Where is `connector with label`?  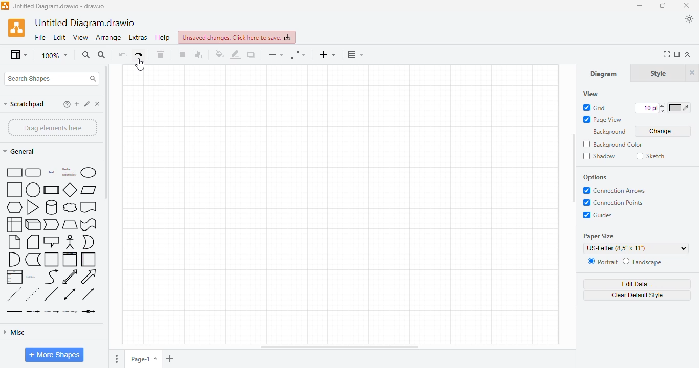
connector with label is located at coordinates (33, 311).